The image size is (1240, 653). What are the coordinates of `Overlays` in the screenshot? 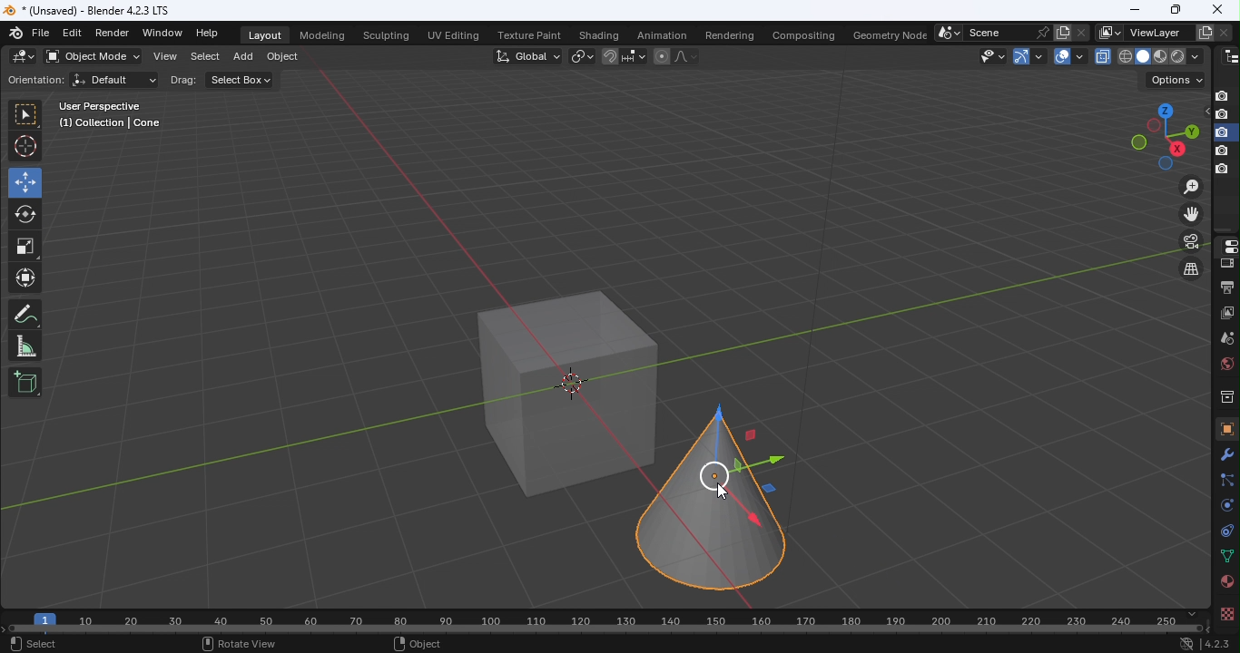 It's located at (1079, 56).